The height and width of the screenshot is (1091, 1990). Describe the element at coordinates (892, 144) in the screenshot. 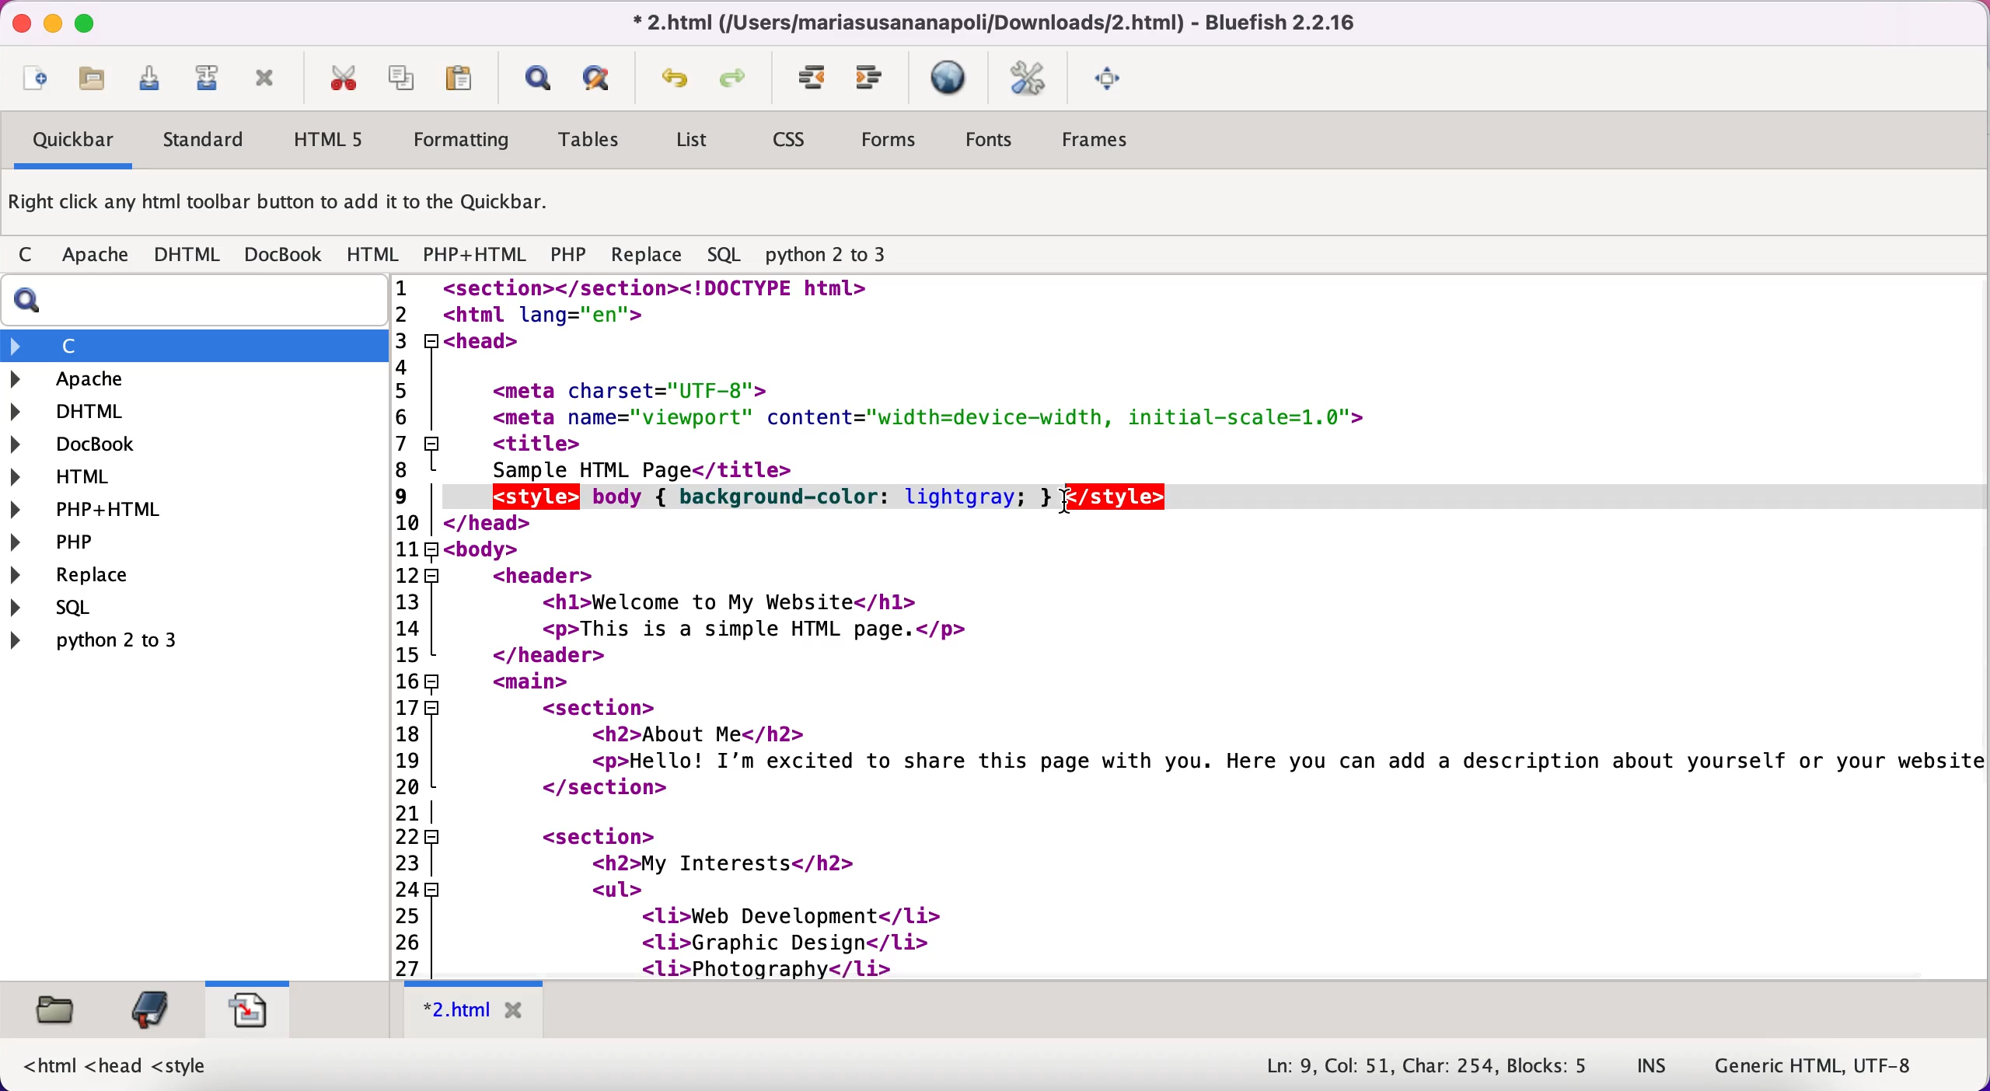

I see `forms` at that location.